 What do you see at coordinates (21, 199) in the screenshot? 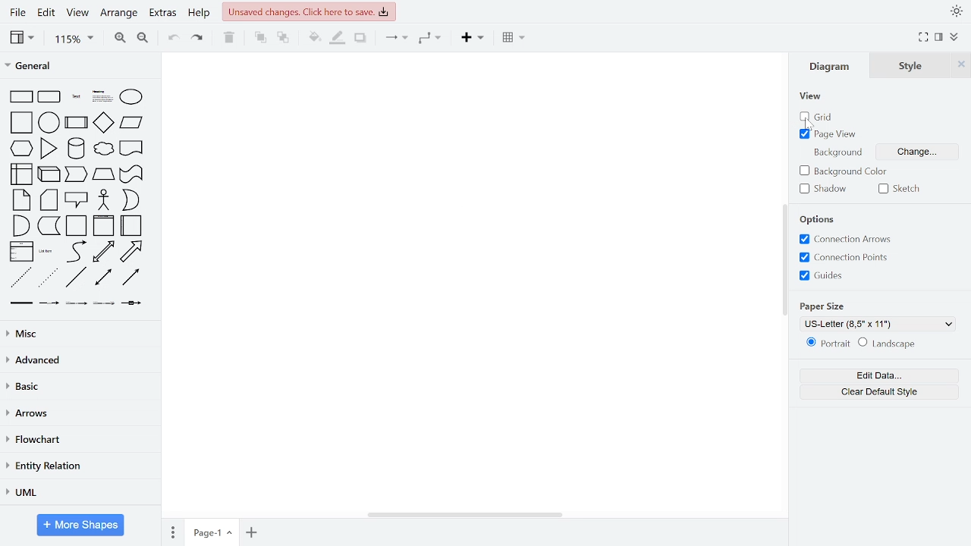
I see `note` at bounding box center [21, 199].